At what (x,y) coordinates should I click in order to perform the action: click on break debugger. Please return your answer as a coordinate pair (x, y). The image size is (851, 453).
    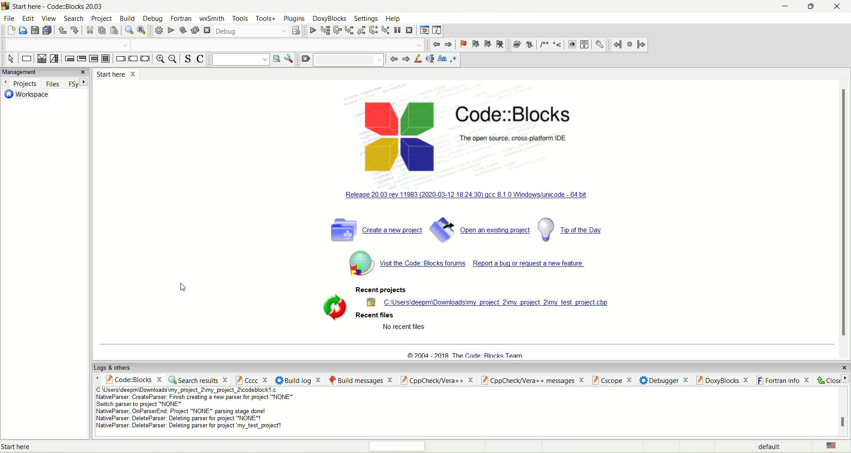
    Looking at the image, I should click on (397, 29).